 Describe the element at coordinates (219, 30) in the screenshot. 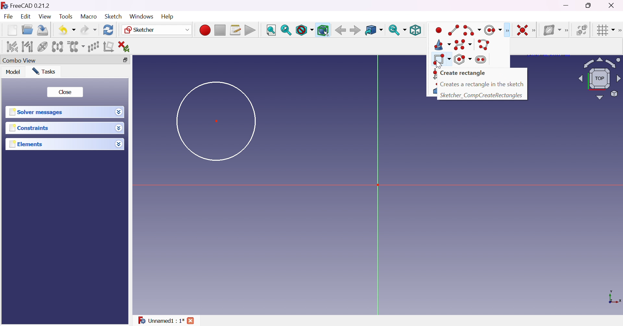

I see `Stop macro recording` at that location.